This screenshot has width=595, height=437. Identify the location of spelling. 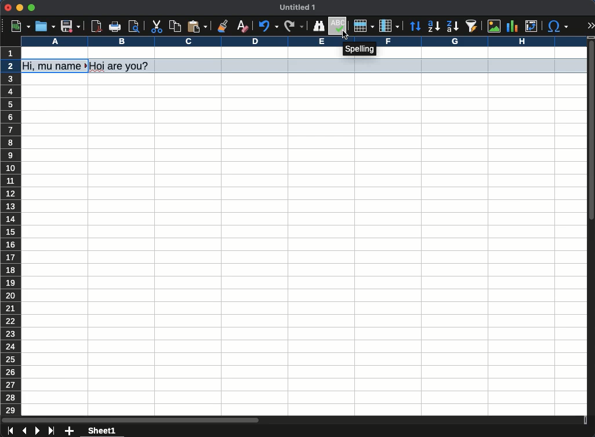
(360, 51).